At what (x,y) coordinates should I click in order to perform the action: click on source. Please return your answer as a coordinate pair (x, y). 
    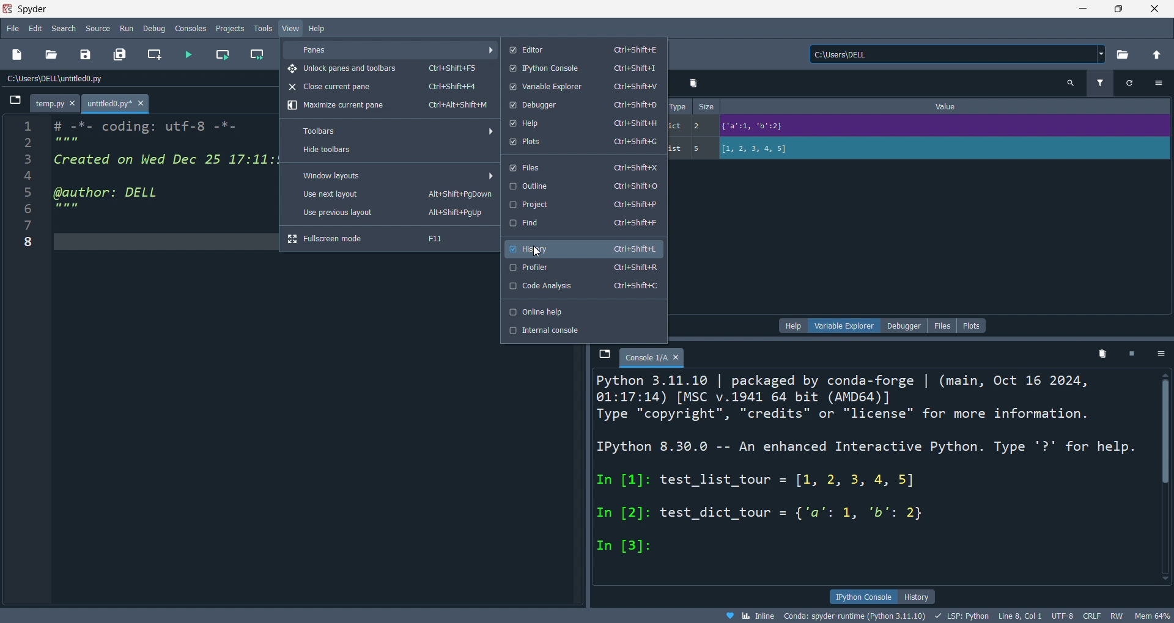
    Looking at the image, I should click on (97, 27).